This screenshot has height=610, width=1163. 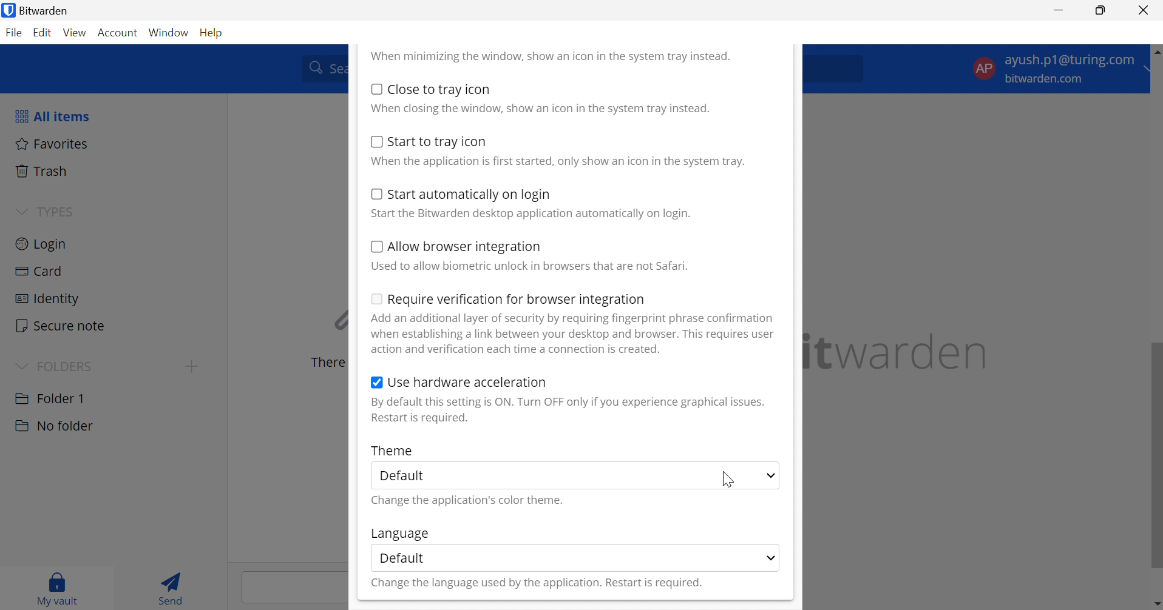 I want to click on Add folder, so click(x=192, y=366).